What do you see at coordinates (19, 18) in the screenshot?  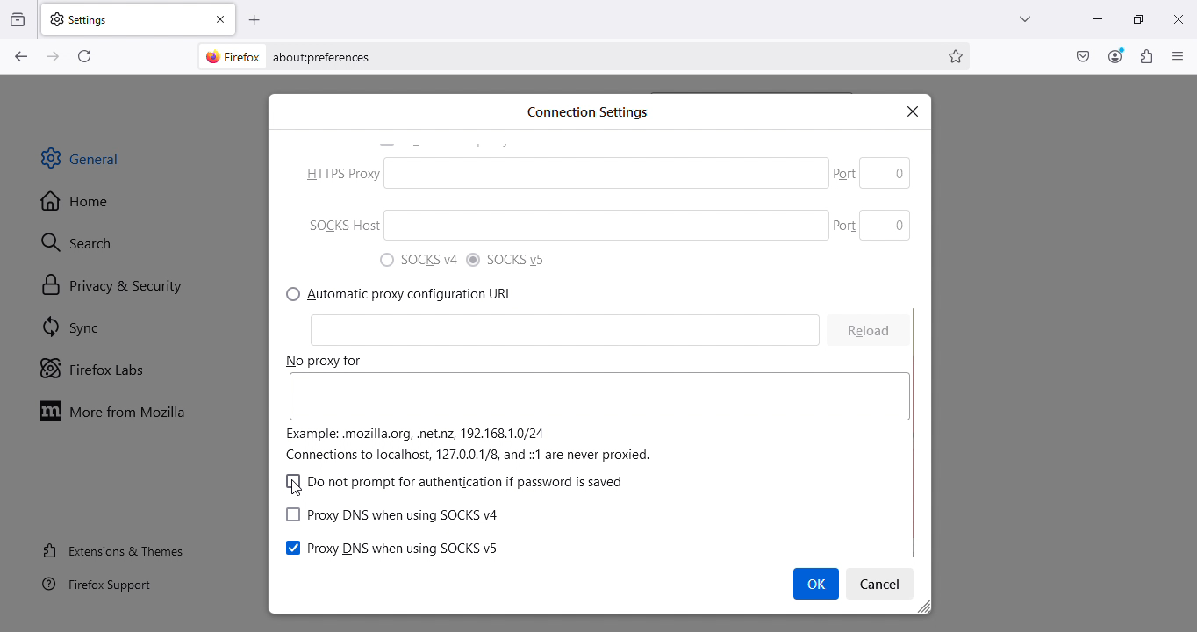 I see `View recent browsing across windows and devices` at bounding box center [19, 18].